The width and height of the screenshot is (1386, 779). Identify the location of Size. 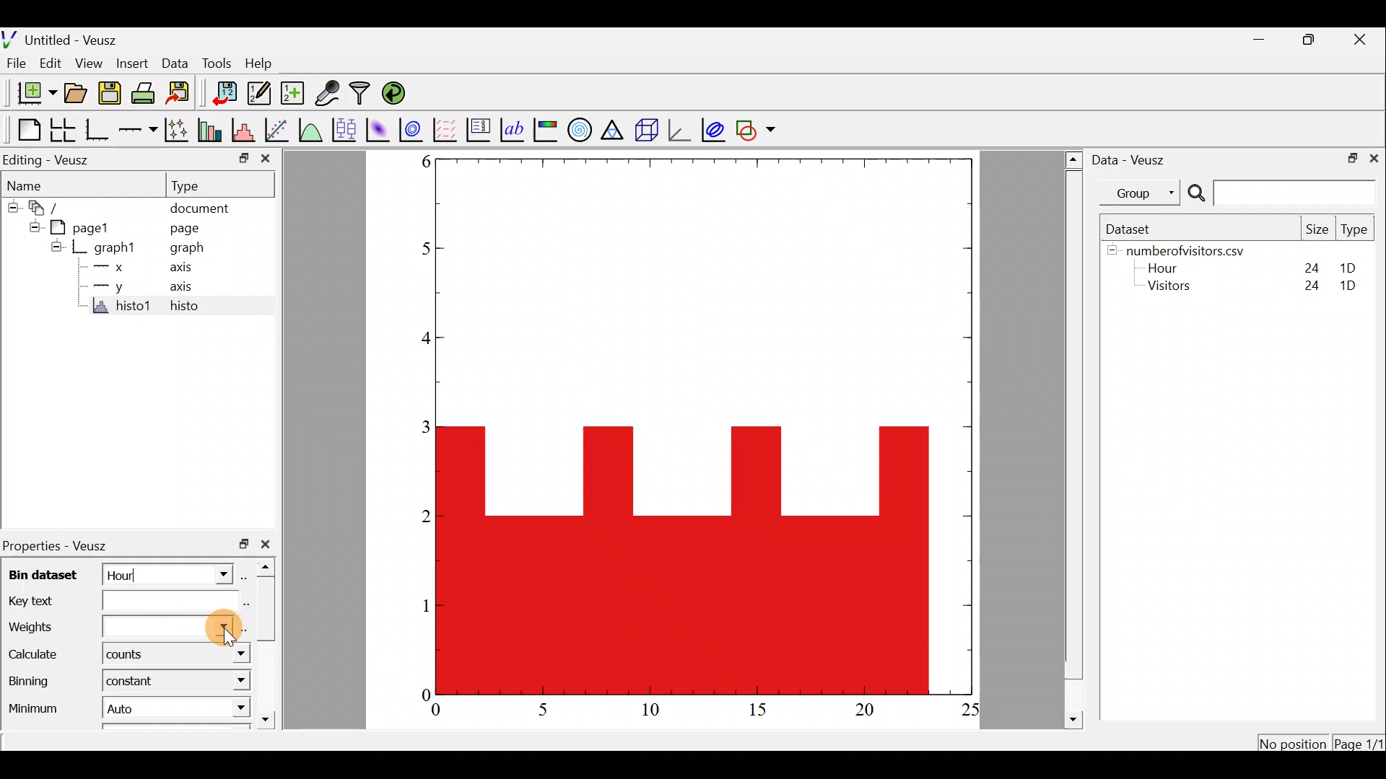
(1318, 230).